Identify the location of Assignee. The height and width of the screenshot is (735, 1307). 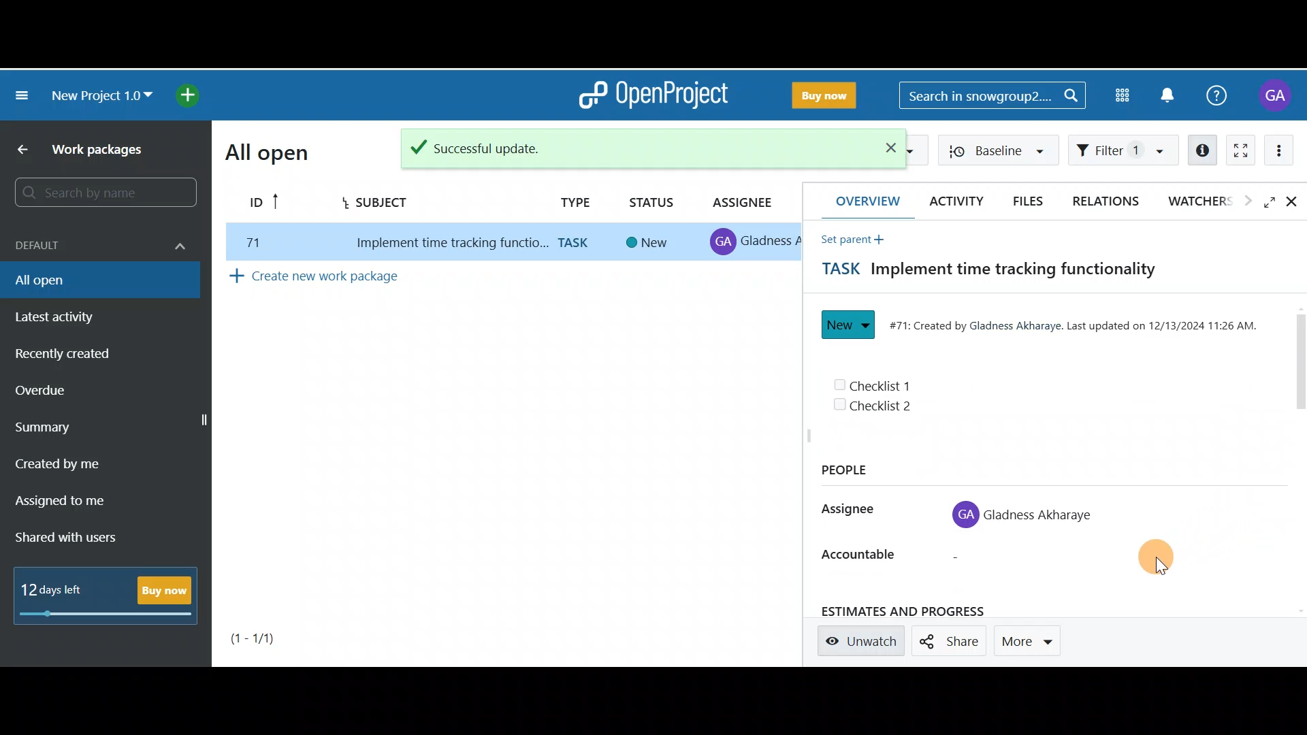
(845, 508).